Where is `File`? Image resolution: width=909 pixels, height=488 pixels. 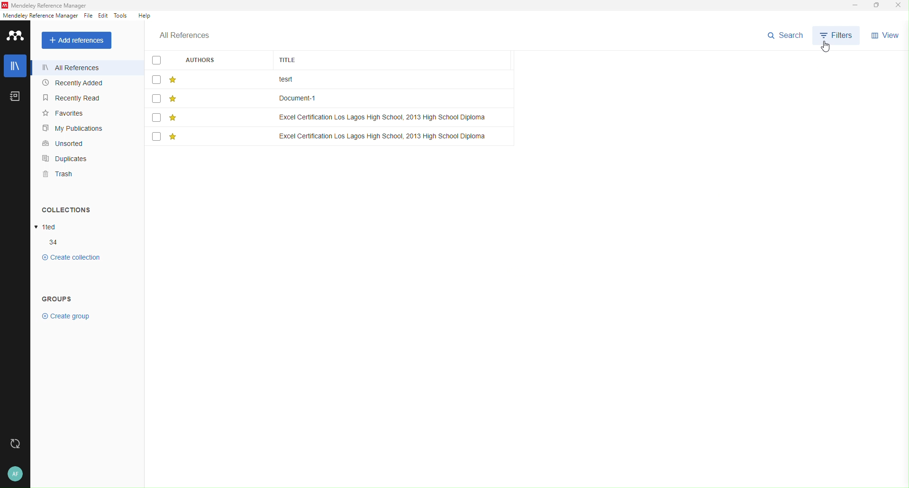 File is located at coordinates (89, 16).